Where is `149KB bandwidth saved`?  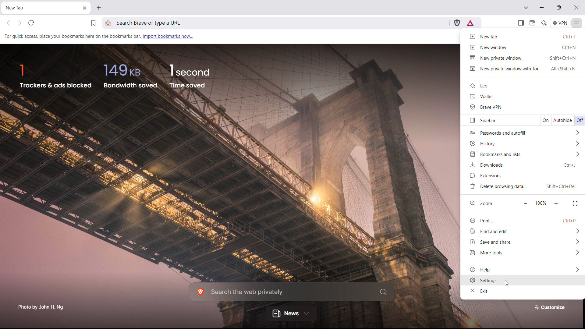 149KB bandwidth saved is located at coordinates (130, 75).